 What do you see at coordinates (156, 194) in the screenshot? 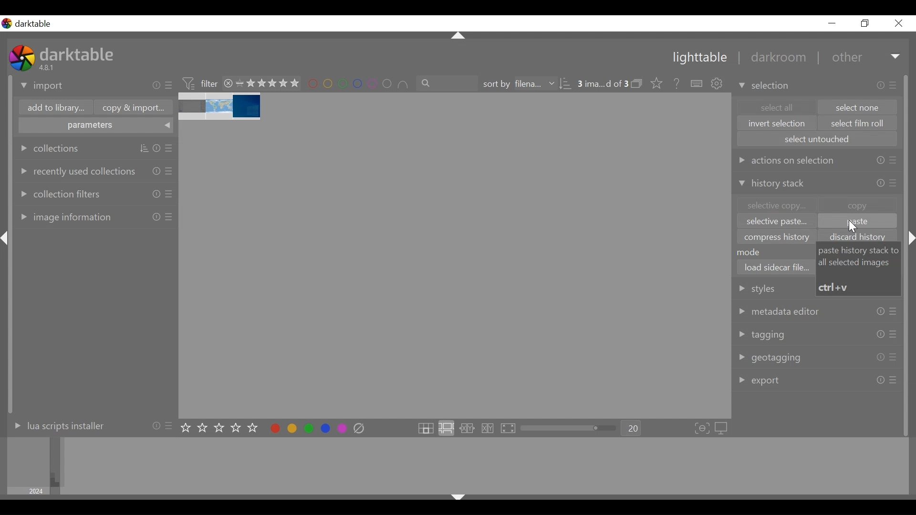
I see `info` at bounding box center [156, 194].